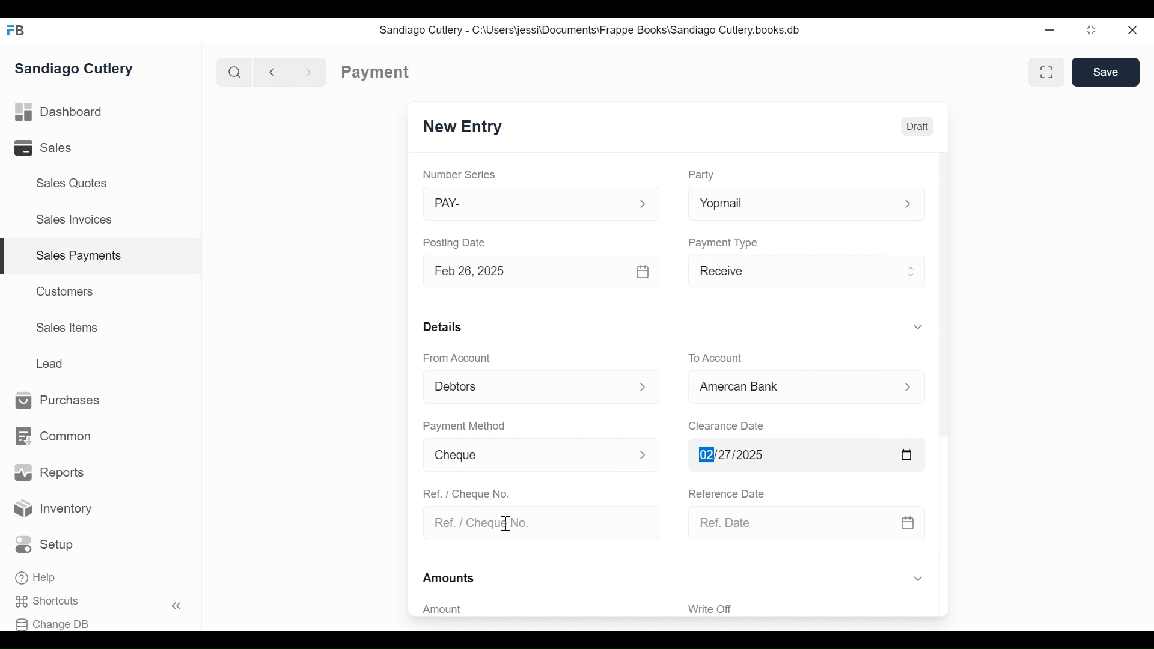  Describe the element at coordinates (590, 29) in the screenshot. I see `Sandiago Cutlery - C:\Users\jessi\Documents\Frappe Books\Sandiago Cutlery.books.db` at that location.